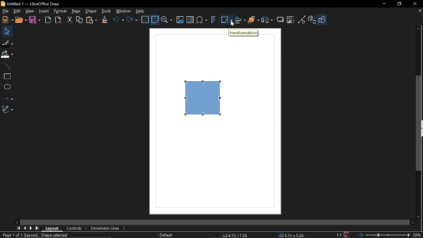  I want to click on Insert, so click(43, 11).